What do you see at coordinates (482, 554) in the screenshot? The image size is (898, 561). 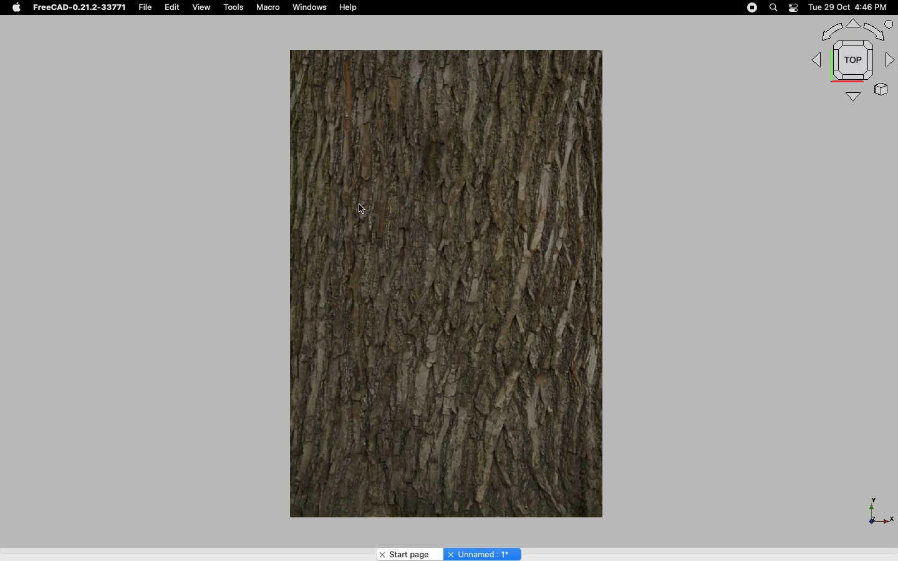 I see `Unnamed:1*` at bounding box center [482, 554].